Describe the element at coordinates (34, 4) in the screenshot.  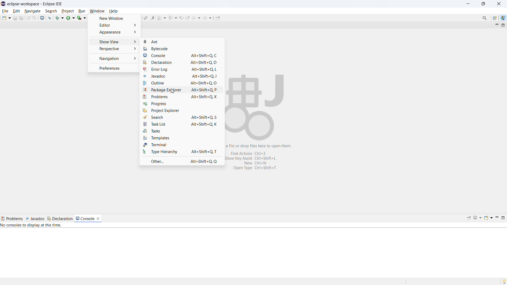
I see `eclipse-workspace-Eclipse IDE` at that location.